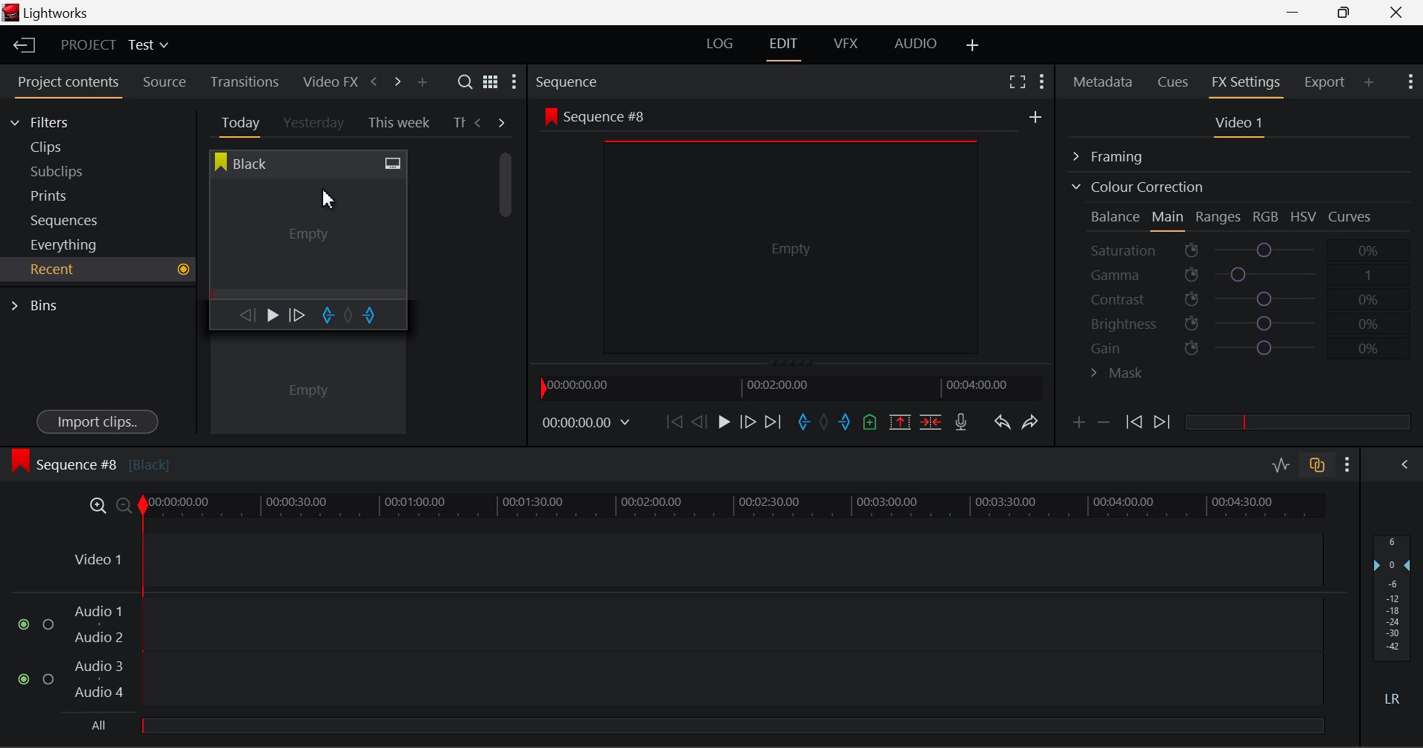  What do you see at coordinates (1017, 81) in the screenshot?
I see `Full Screen` at bounding box center [1017, 81].